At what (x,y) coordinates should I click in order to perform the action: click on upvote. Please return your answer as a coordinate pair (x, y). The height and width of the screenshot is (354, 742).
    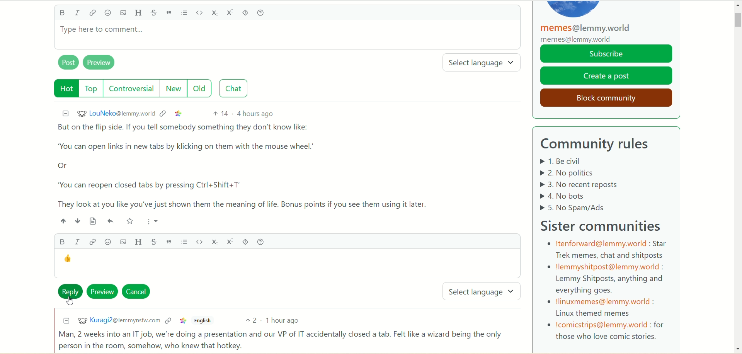
    Looking at the image, I should click on (63, 221).